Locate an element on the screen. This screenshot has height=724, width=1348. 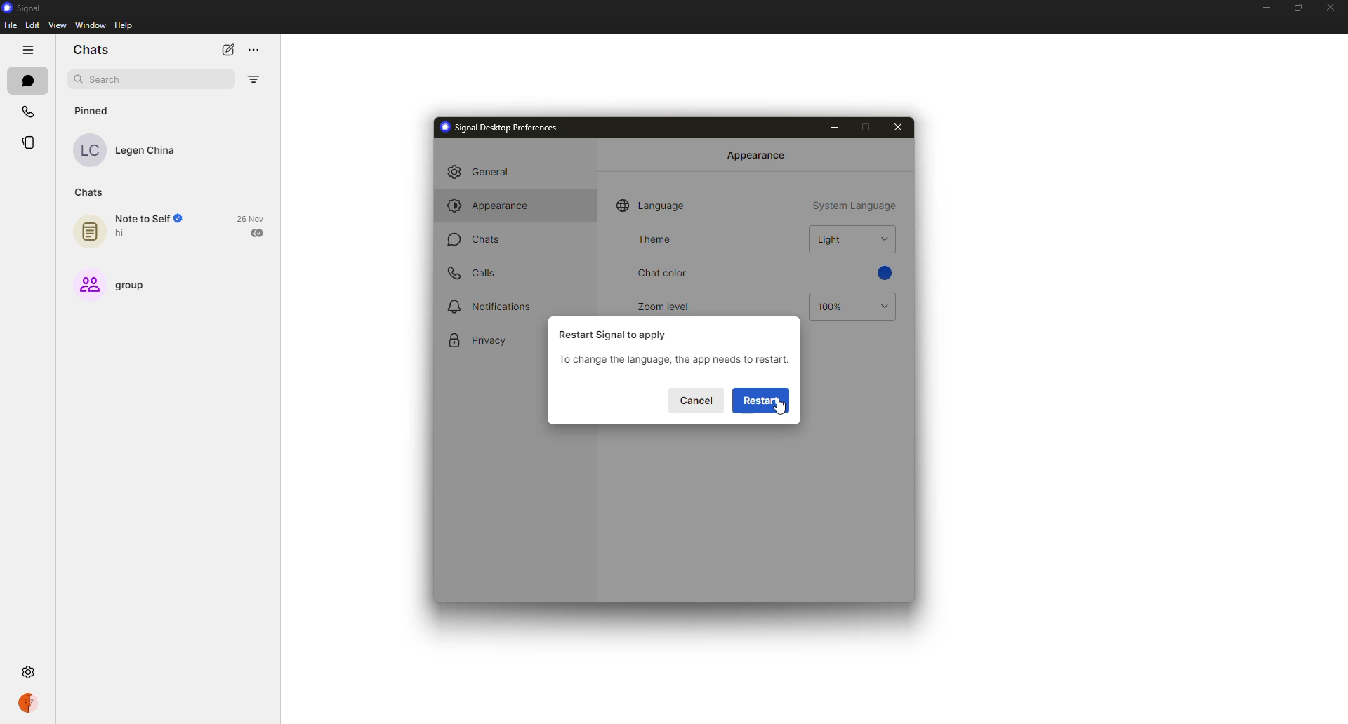
sent is located at coordinates (258, 233).